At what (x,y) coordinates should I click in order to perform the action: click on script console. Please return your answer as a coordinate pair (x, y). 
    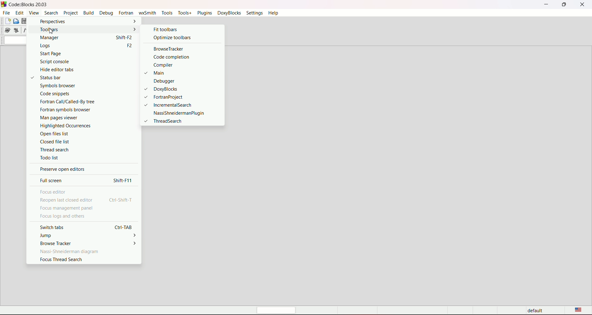
    Looking at the image, I should click on (77, 62).